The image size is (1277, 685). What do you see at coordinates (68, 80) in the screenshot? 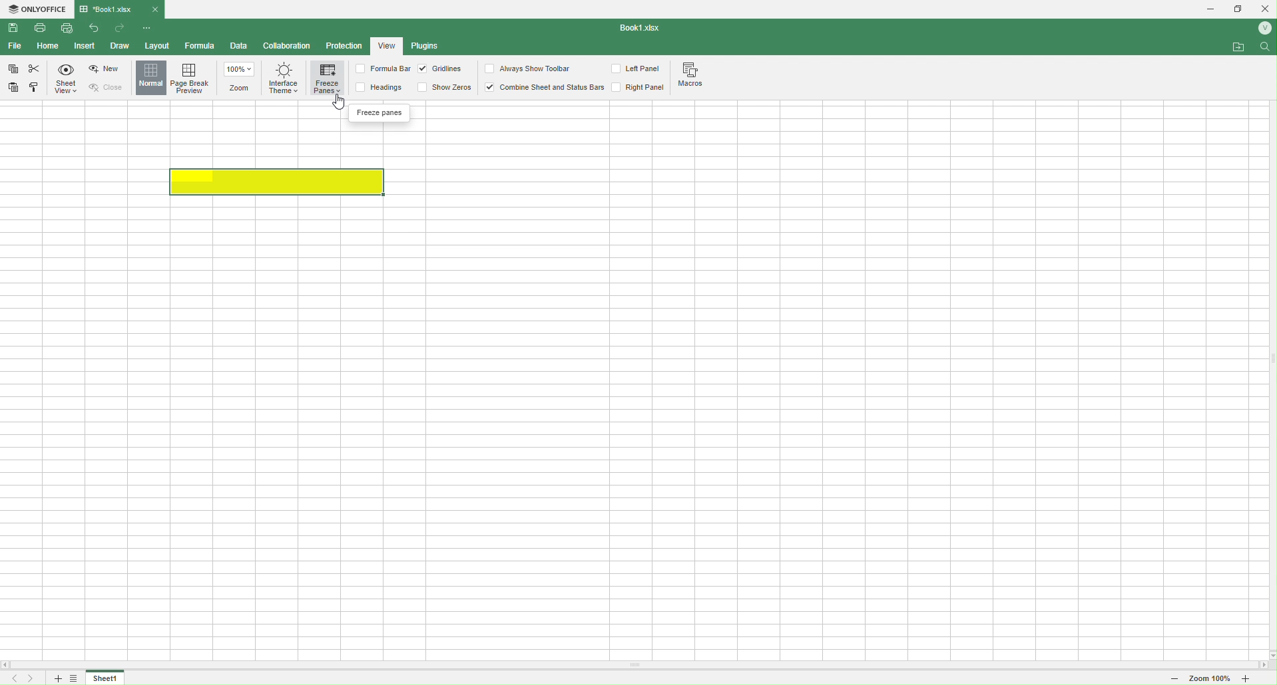
I see `Sheet View` at bounding box center [68, 80].